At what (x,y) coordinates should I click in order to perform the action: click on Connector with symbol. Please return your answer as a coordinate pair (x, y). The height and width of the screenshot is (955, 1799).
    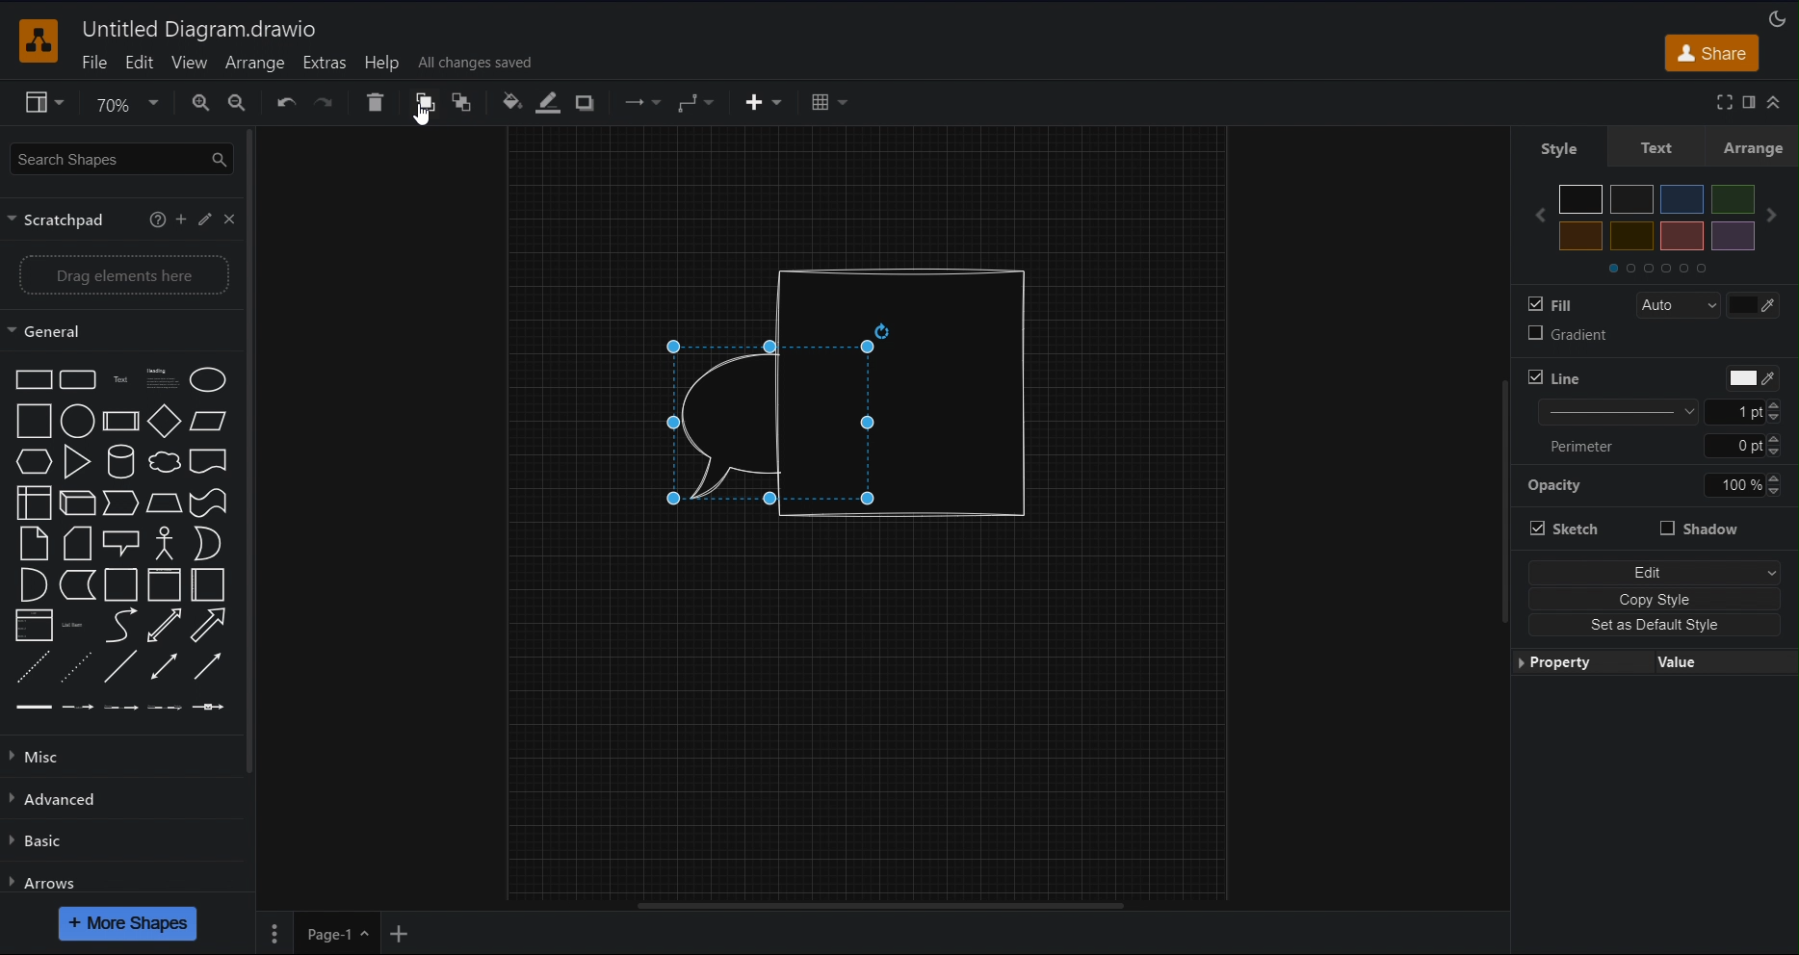
    Looking at the image, I should click on (209, 707).